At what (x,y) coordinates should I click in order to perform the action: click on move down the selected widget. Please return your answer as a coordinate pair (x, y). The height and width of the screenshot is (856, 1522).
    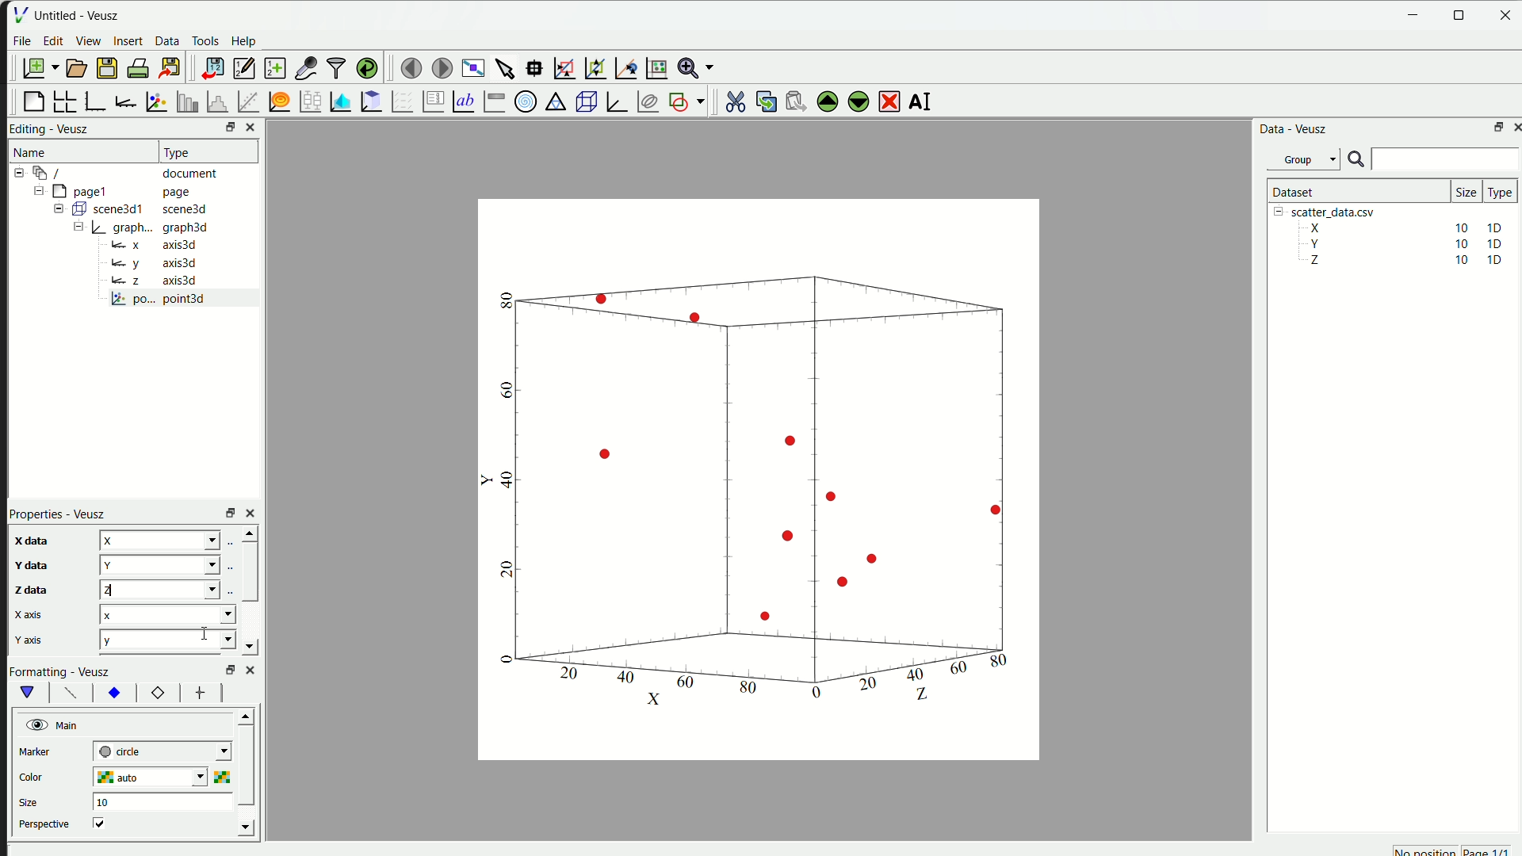
    Looking at the image, I should click on (857, 103).